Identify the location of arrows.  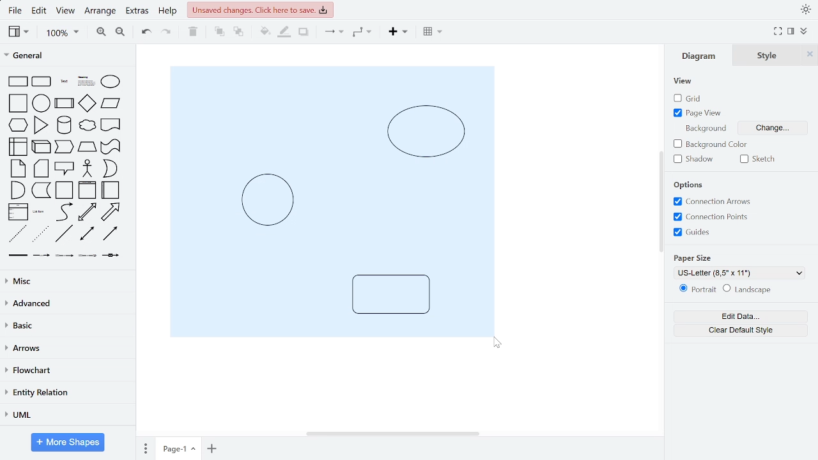
(66, 349).